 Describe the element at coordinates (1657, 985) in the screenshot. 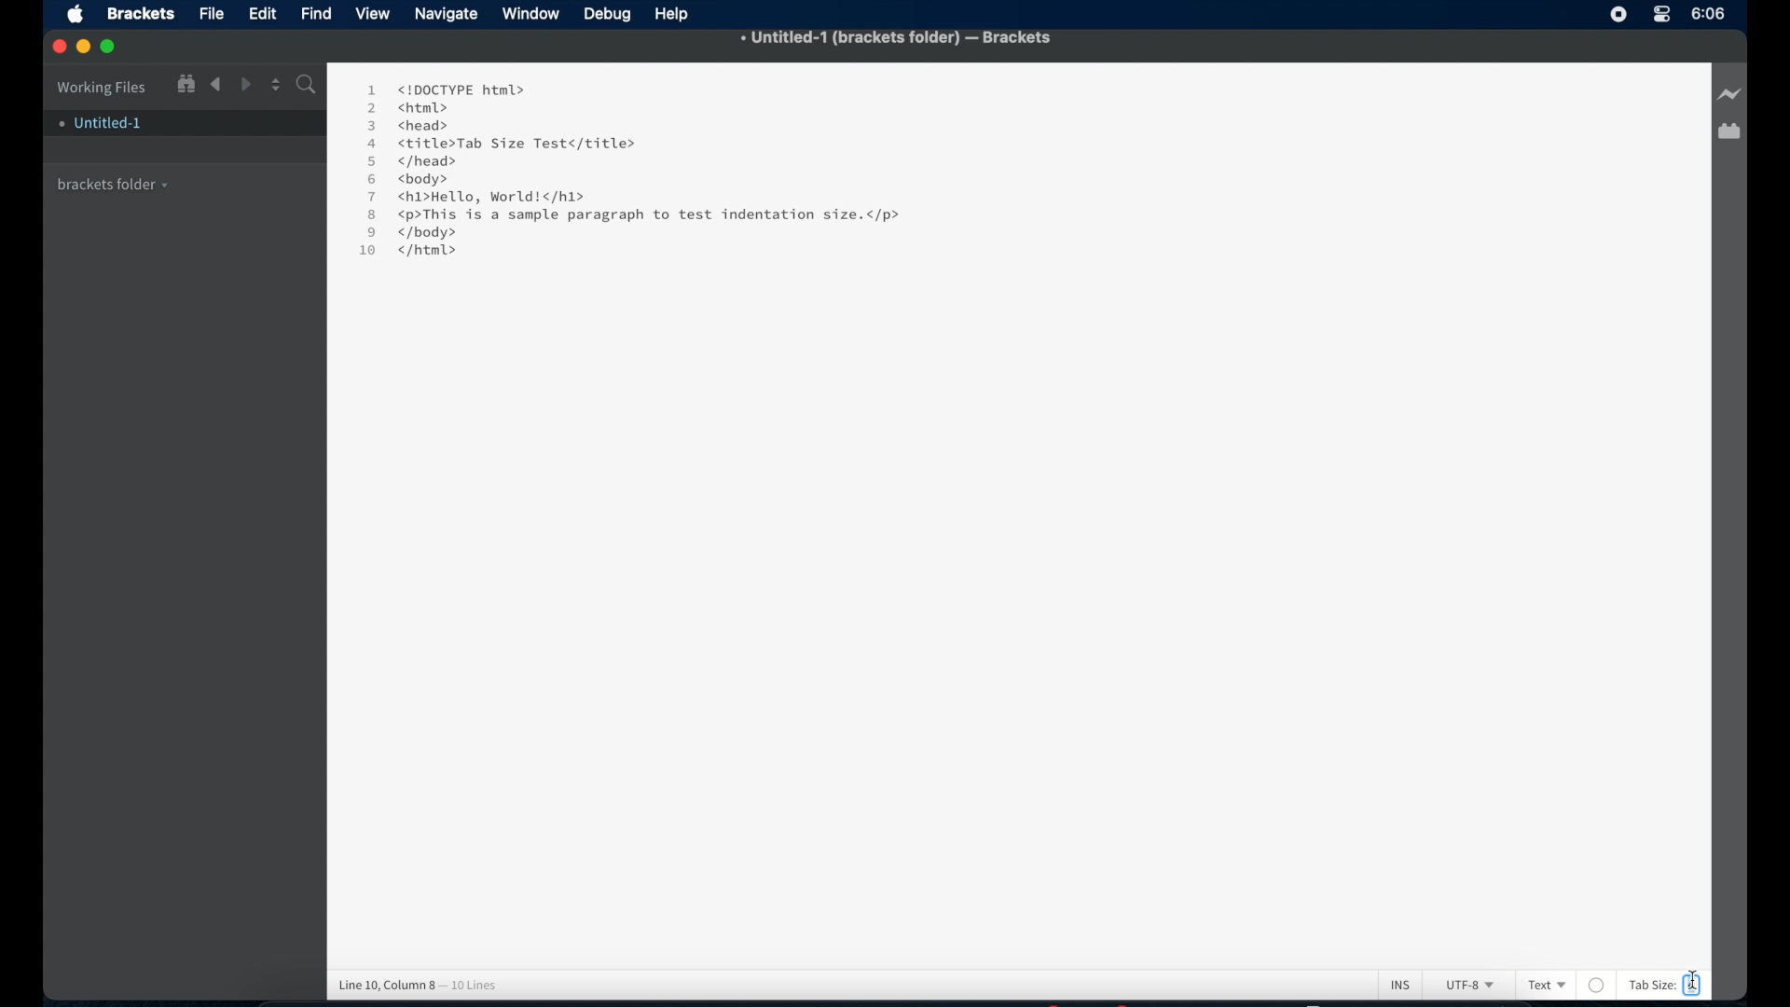

I see `Tab Size` at that location.